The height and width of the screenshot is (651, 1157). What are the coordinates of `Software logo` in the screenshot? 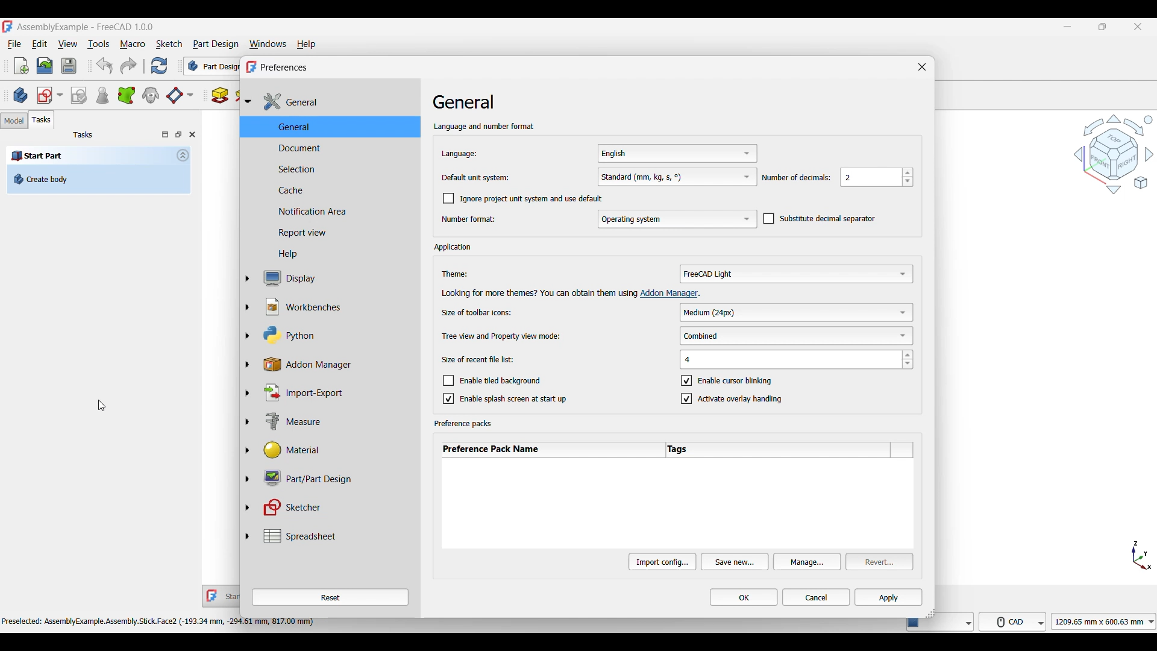 It's located at (8, 27).